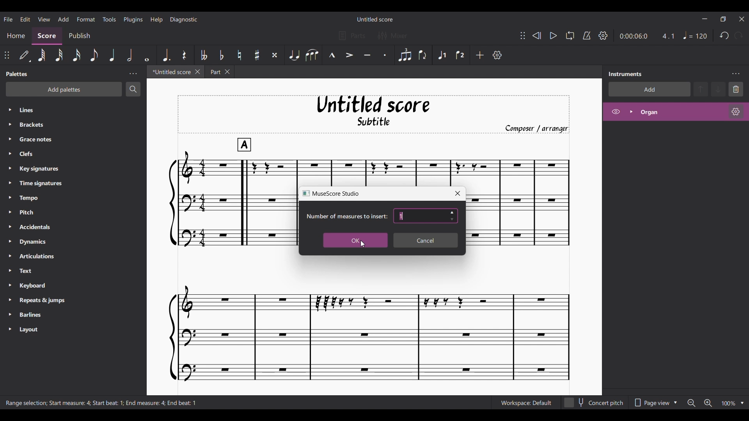 This screenshot has height=421, width=749. What do you see at coordinates (736, 74) in the screenshot?
I see `Instruments setting` at bounding box center [736, 74].